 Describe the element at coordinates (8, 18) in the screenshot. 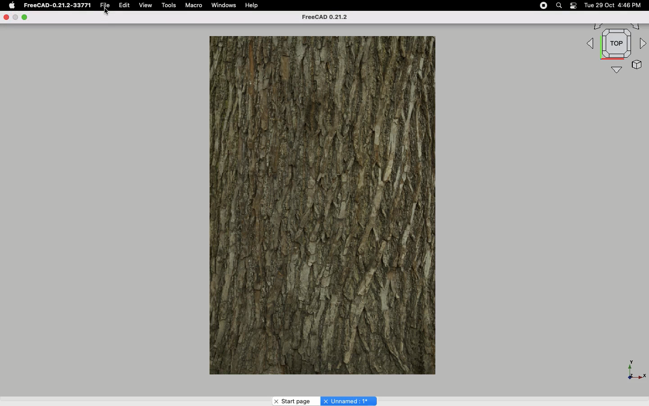

I see `Close` at that location.